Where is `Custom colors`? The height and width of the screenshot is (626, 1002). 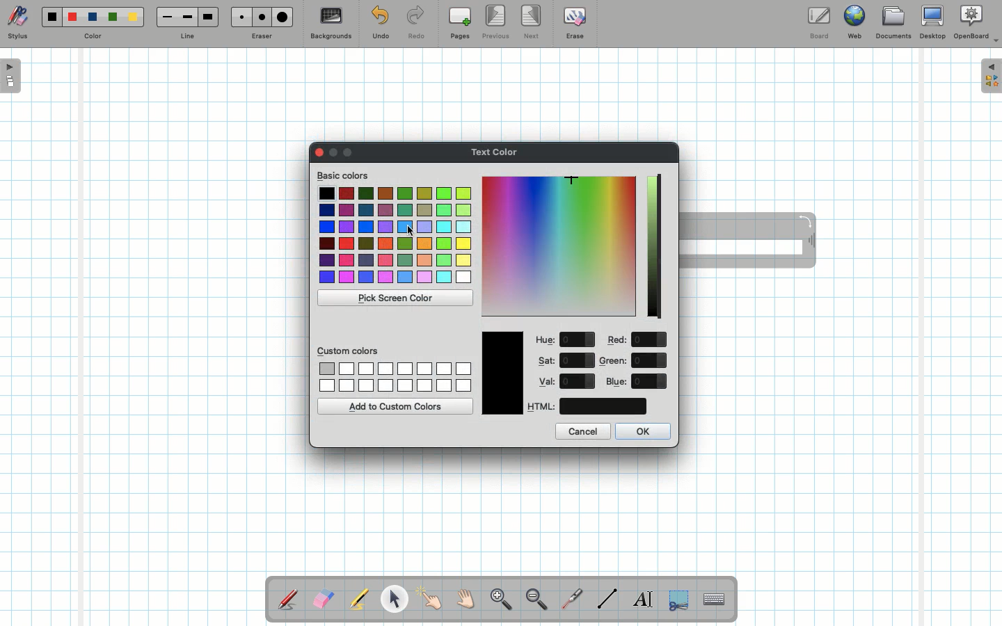 Custom colors is located at coordinates (395, 377).